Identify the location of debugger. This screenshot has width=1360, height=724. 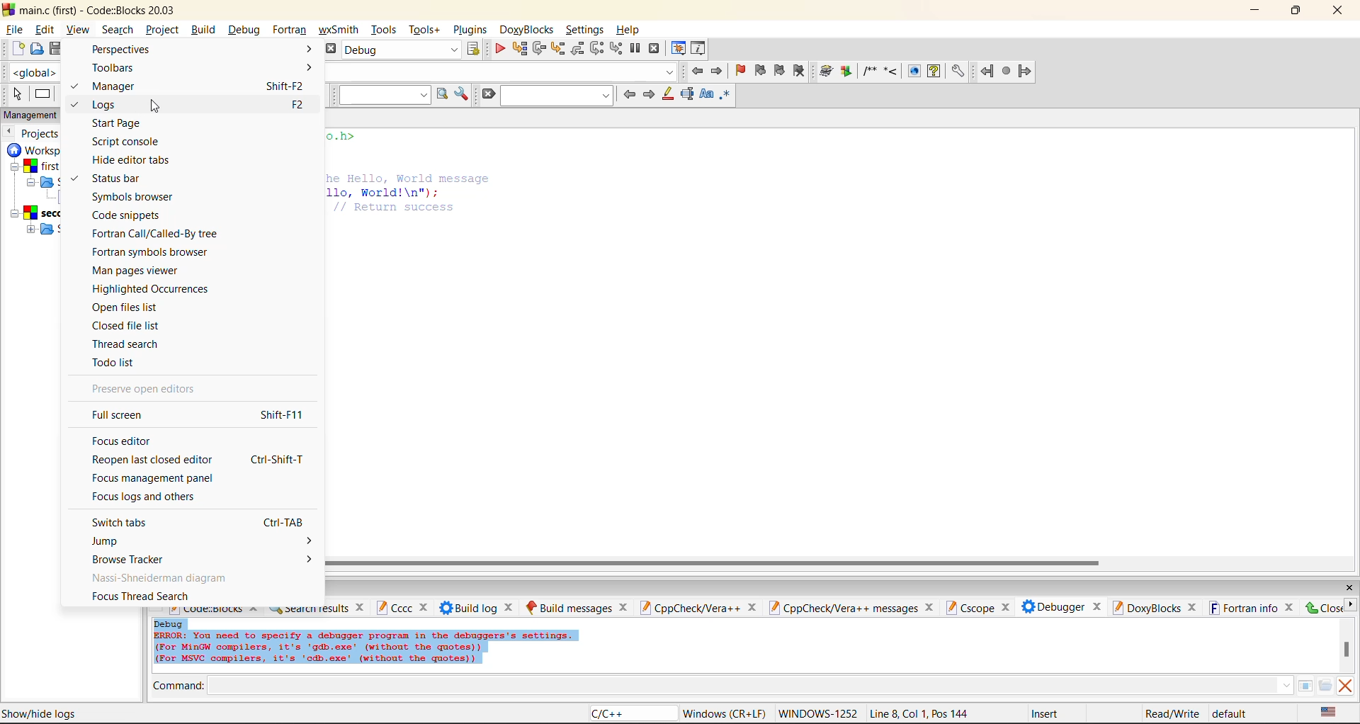
(1062, 607).